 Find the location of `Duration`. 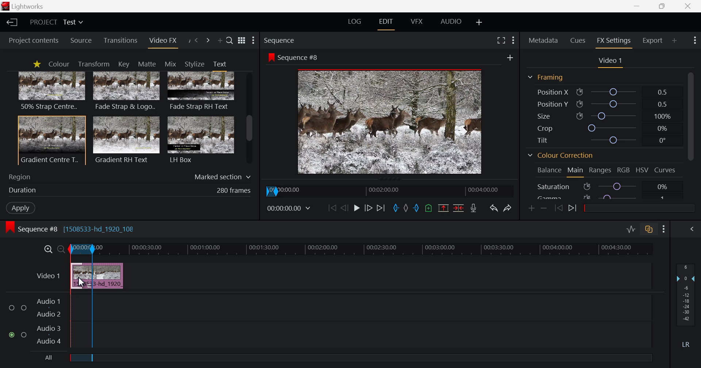

Duration is located at coordinates (128, 190).